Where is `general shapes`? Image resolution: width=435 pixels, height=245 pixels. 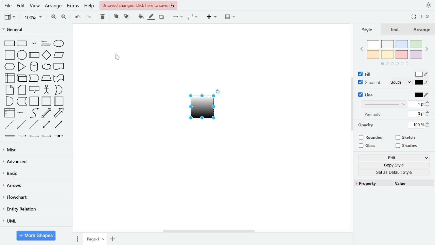
general shapes is located at coordinates (10, 89).